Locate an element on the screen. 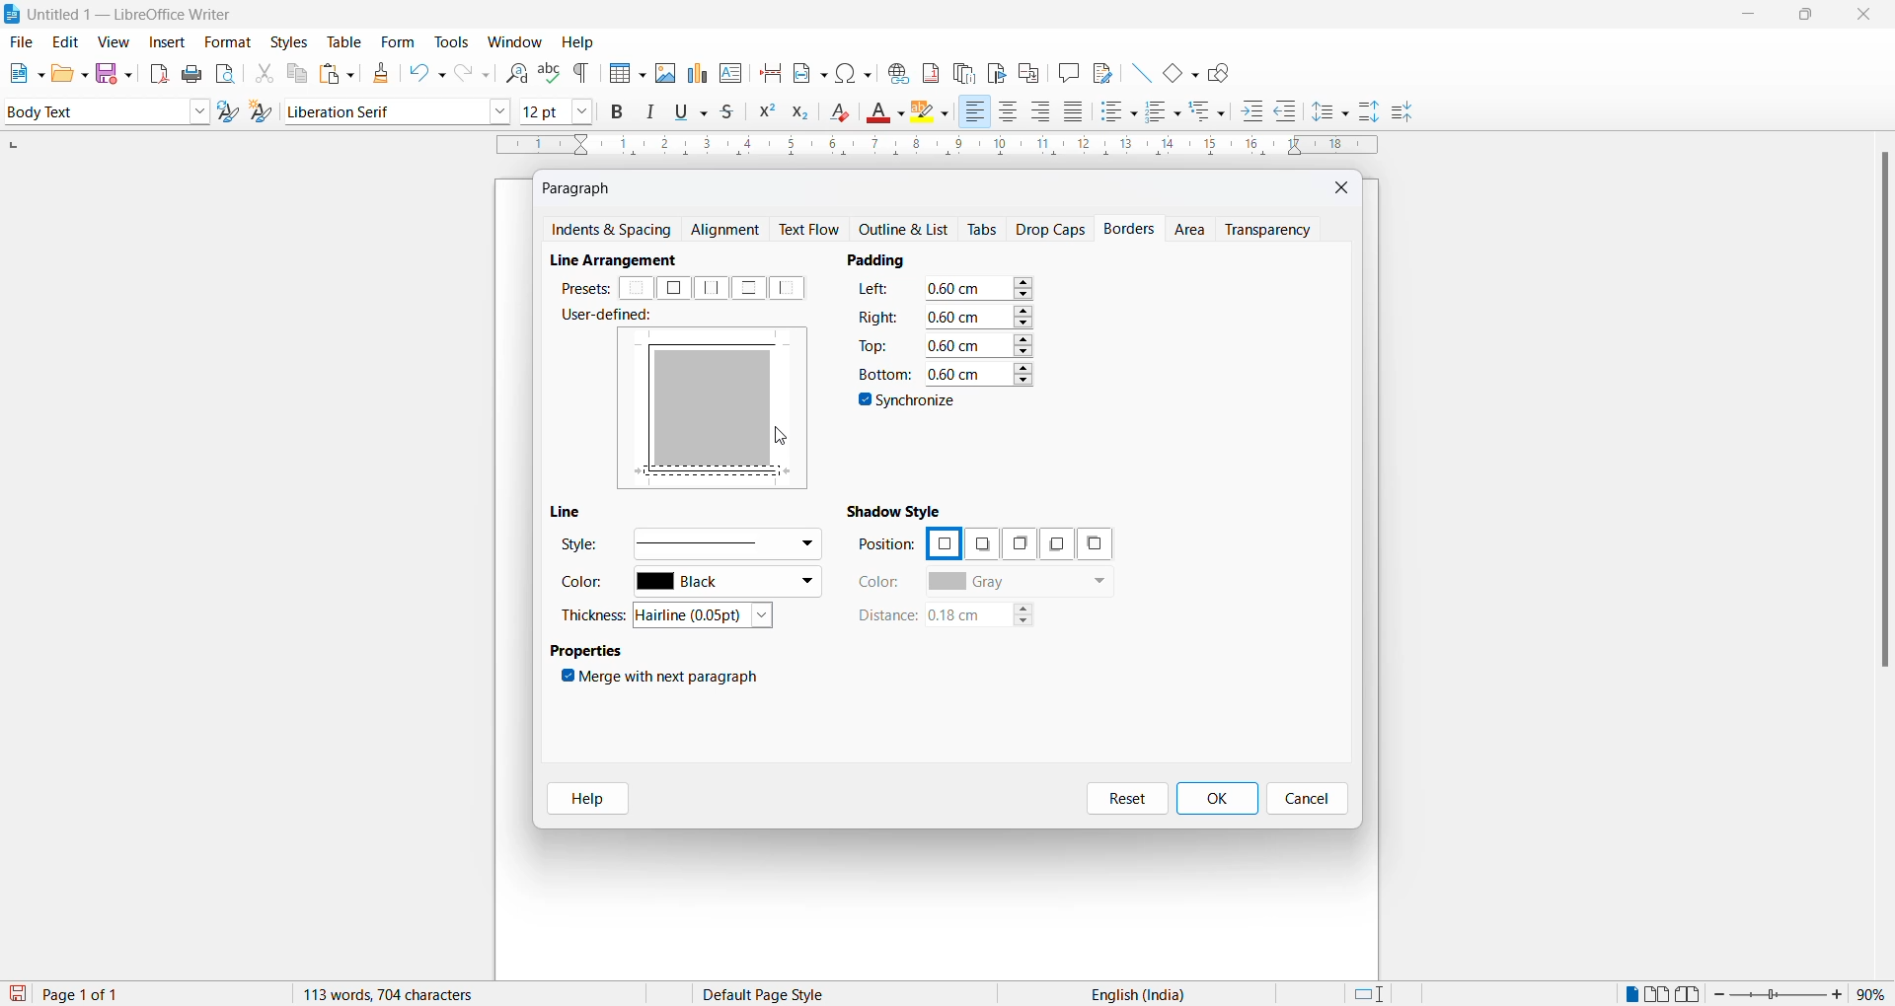 The height and width of the screenshot is (1006, 1895). line options is located at coordinates (725, 542).